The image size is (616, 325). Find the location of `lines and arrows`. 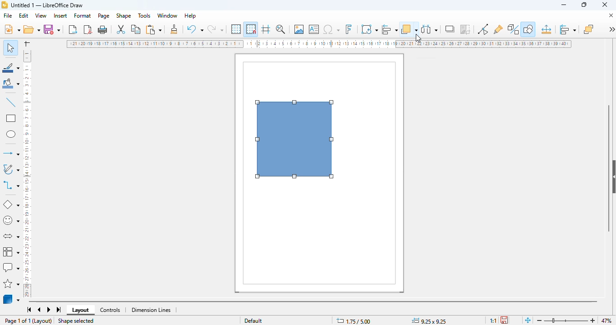

lines and arrows is located at coordinates (10, 153).